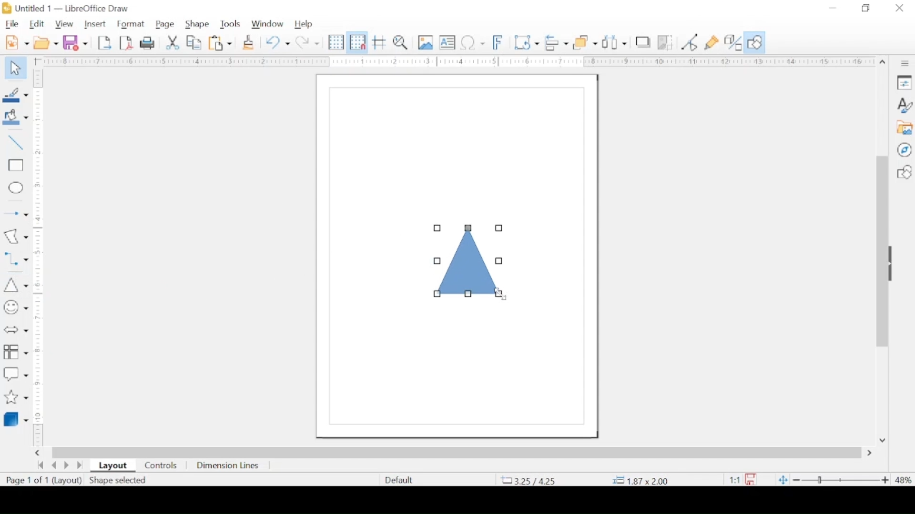  Describe the element at coordinates (54, 465) in the screenshot. I see `previous page` at that location.